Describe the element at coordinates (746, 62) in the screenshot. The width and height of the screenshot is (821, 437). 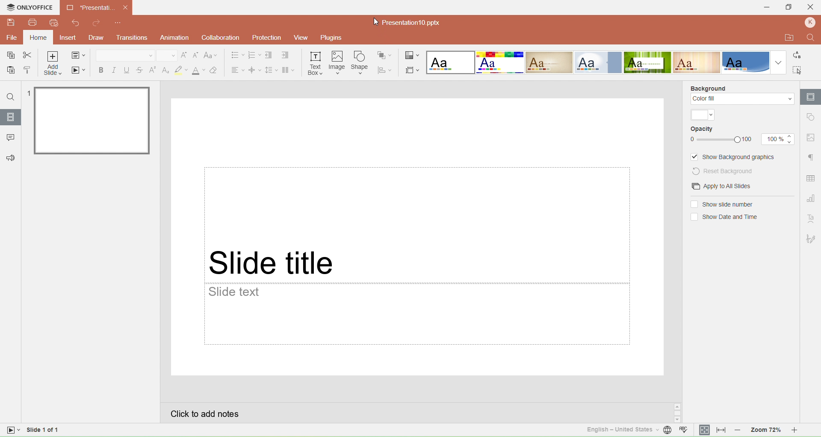
I see `Office` at that location.